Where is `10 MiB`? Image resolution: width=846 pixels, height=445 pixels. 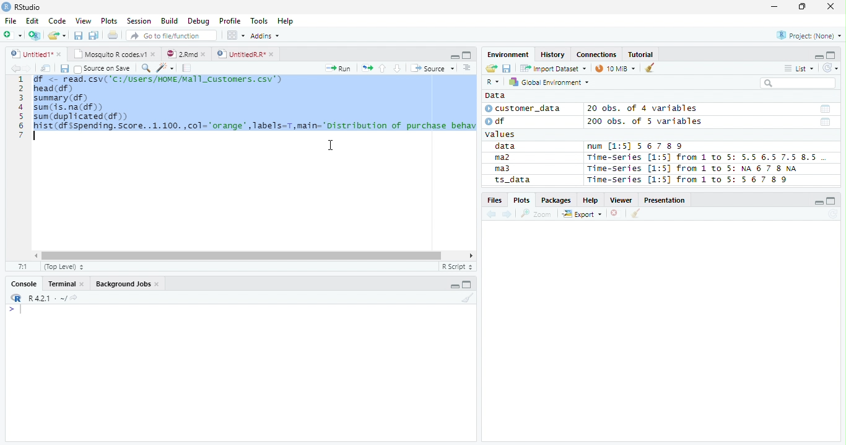
10 MiB is located at coordinates (616, 68).